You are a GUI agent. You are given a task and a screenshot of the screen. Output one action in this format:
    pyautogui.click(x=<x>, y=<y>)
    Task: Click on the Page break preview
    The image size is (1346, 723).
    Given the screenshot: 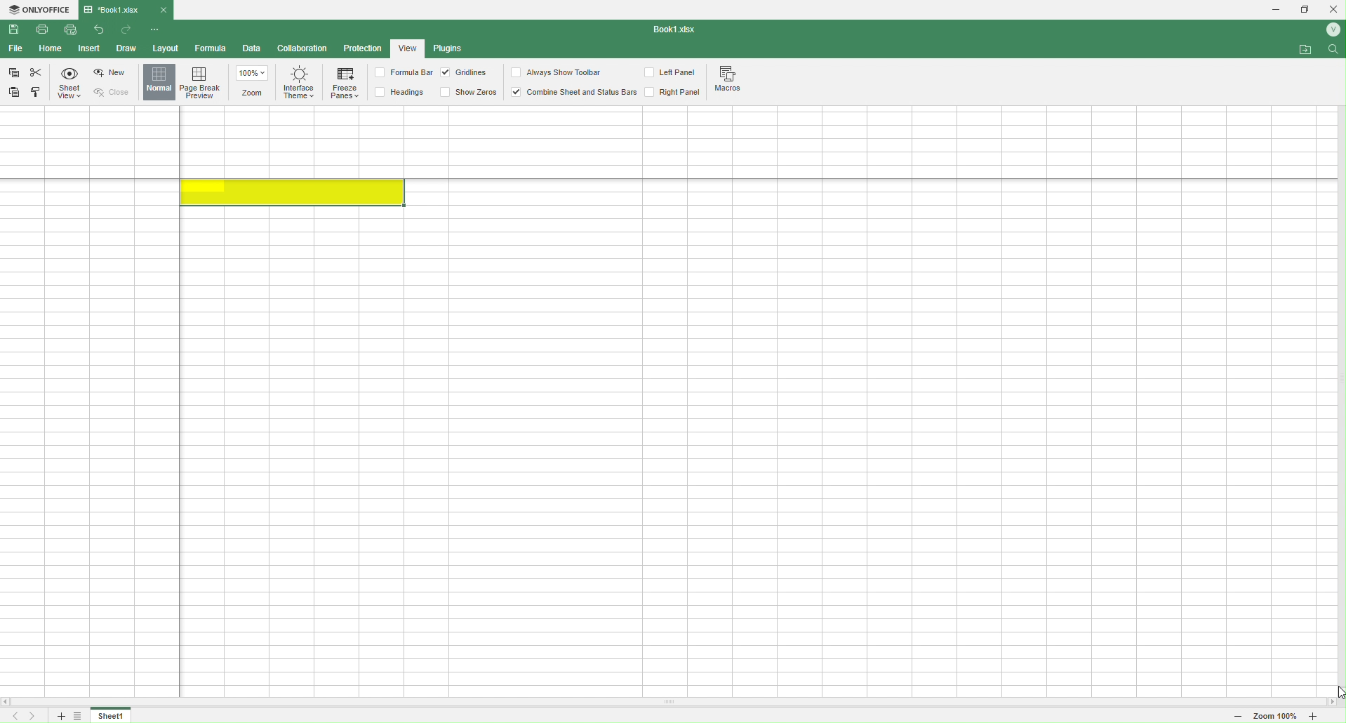 What is the action you would take?
    pyautogui.click(x=204, y=82)
    